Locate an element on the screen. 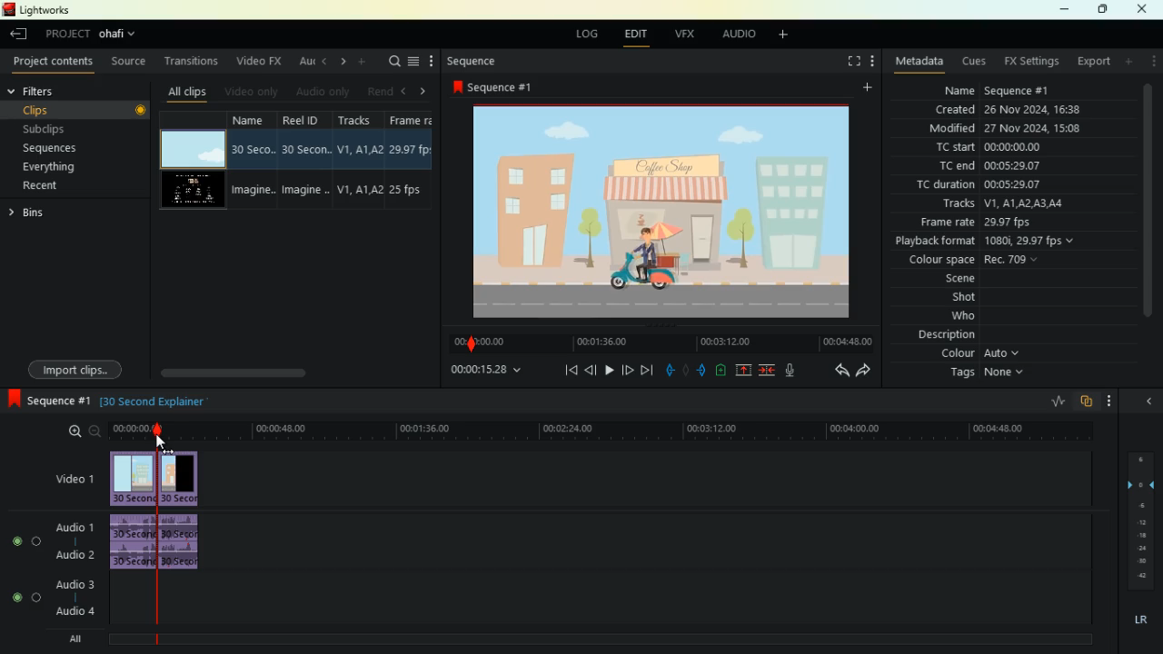 This screenshot has height=654, width=1163. frame rate is located at coordinates (943, 223).